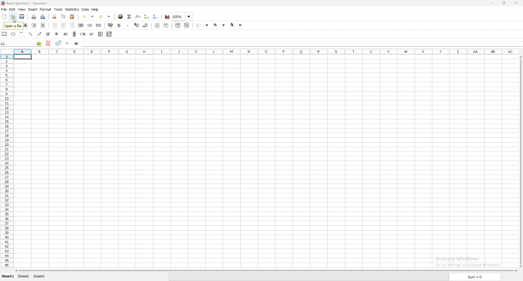 This screenshot has height=281, width=523. Describe the element at coordinates (235, 25) in the screenshot. I see `background` at that location.